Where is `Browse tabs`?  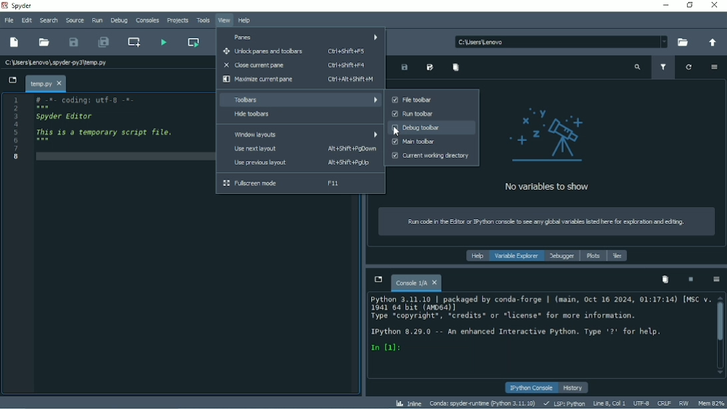 Browse tabs is located at coordinates (12, 81).